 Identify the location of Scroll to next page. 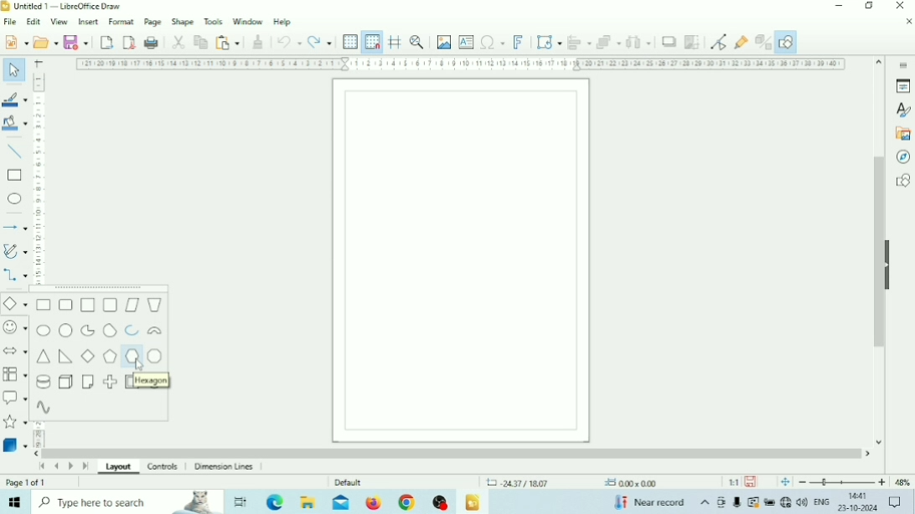
(71, 466).